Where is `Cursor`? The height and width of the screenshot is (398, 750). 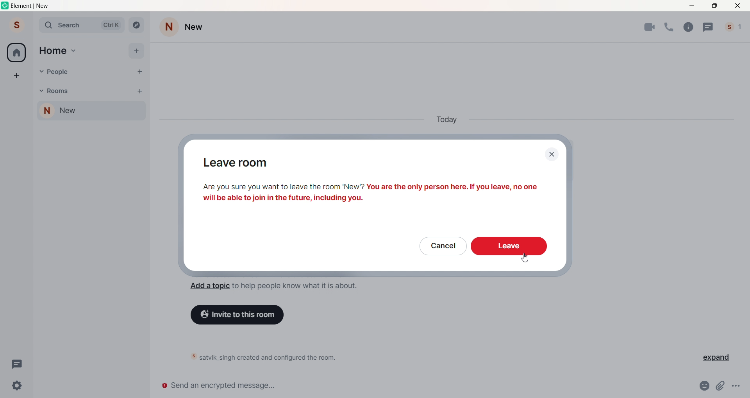 Cursor is located at coordinates (525, 259).